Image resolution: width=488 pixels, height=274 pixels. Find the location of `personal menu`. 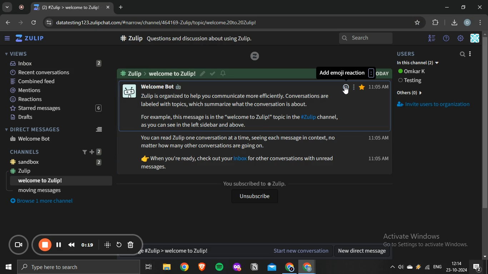

personal menu is located at coordinates (476, 39).